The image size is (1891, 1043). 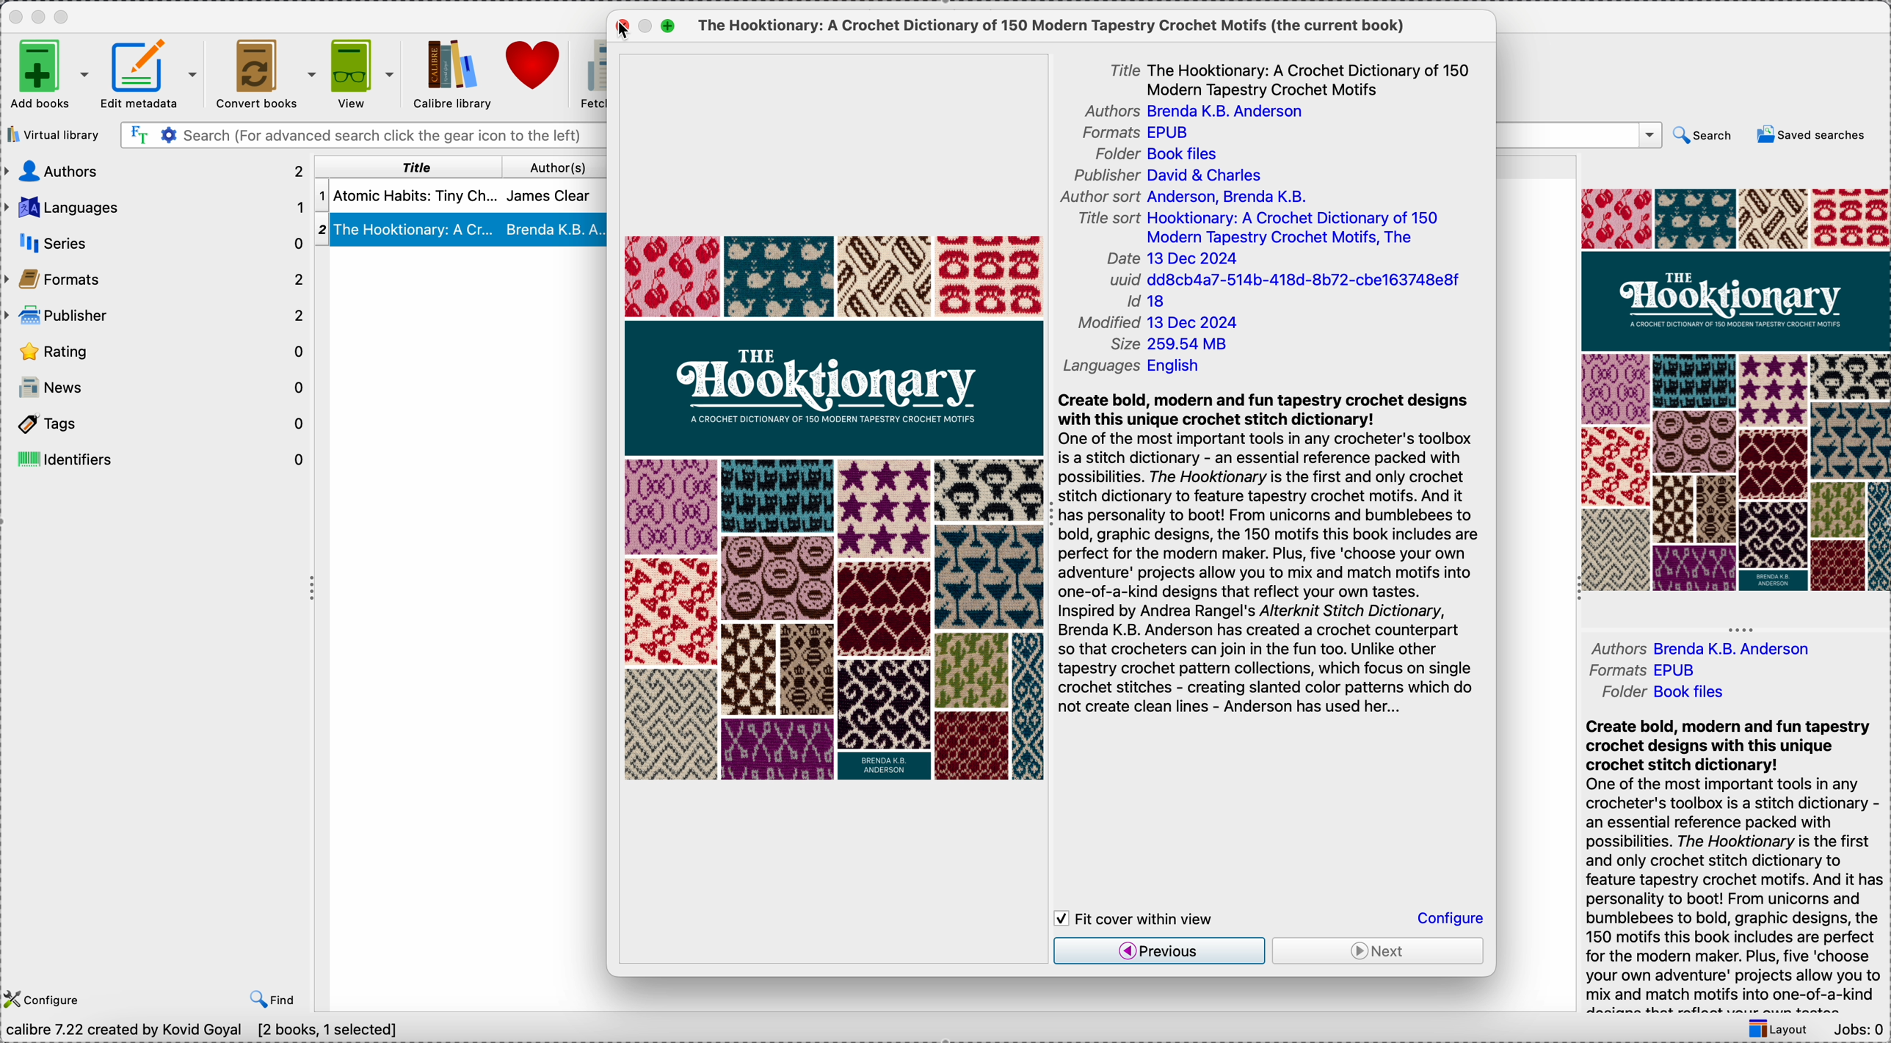 I want to click on size 259.54 MB, so click(x=1164, y=345).